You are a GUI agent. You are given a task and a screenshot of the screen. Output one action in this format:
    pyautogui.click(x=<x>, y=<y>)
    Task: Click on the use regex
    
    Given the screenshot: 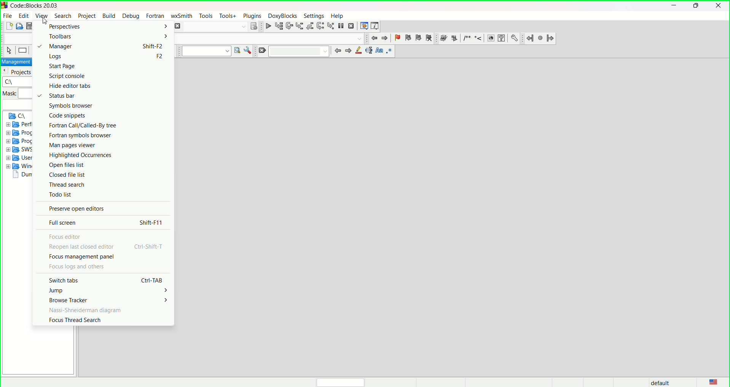 What is the action you would take?
    pyautogui.click(x=391, y=51)
    